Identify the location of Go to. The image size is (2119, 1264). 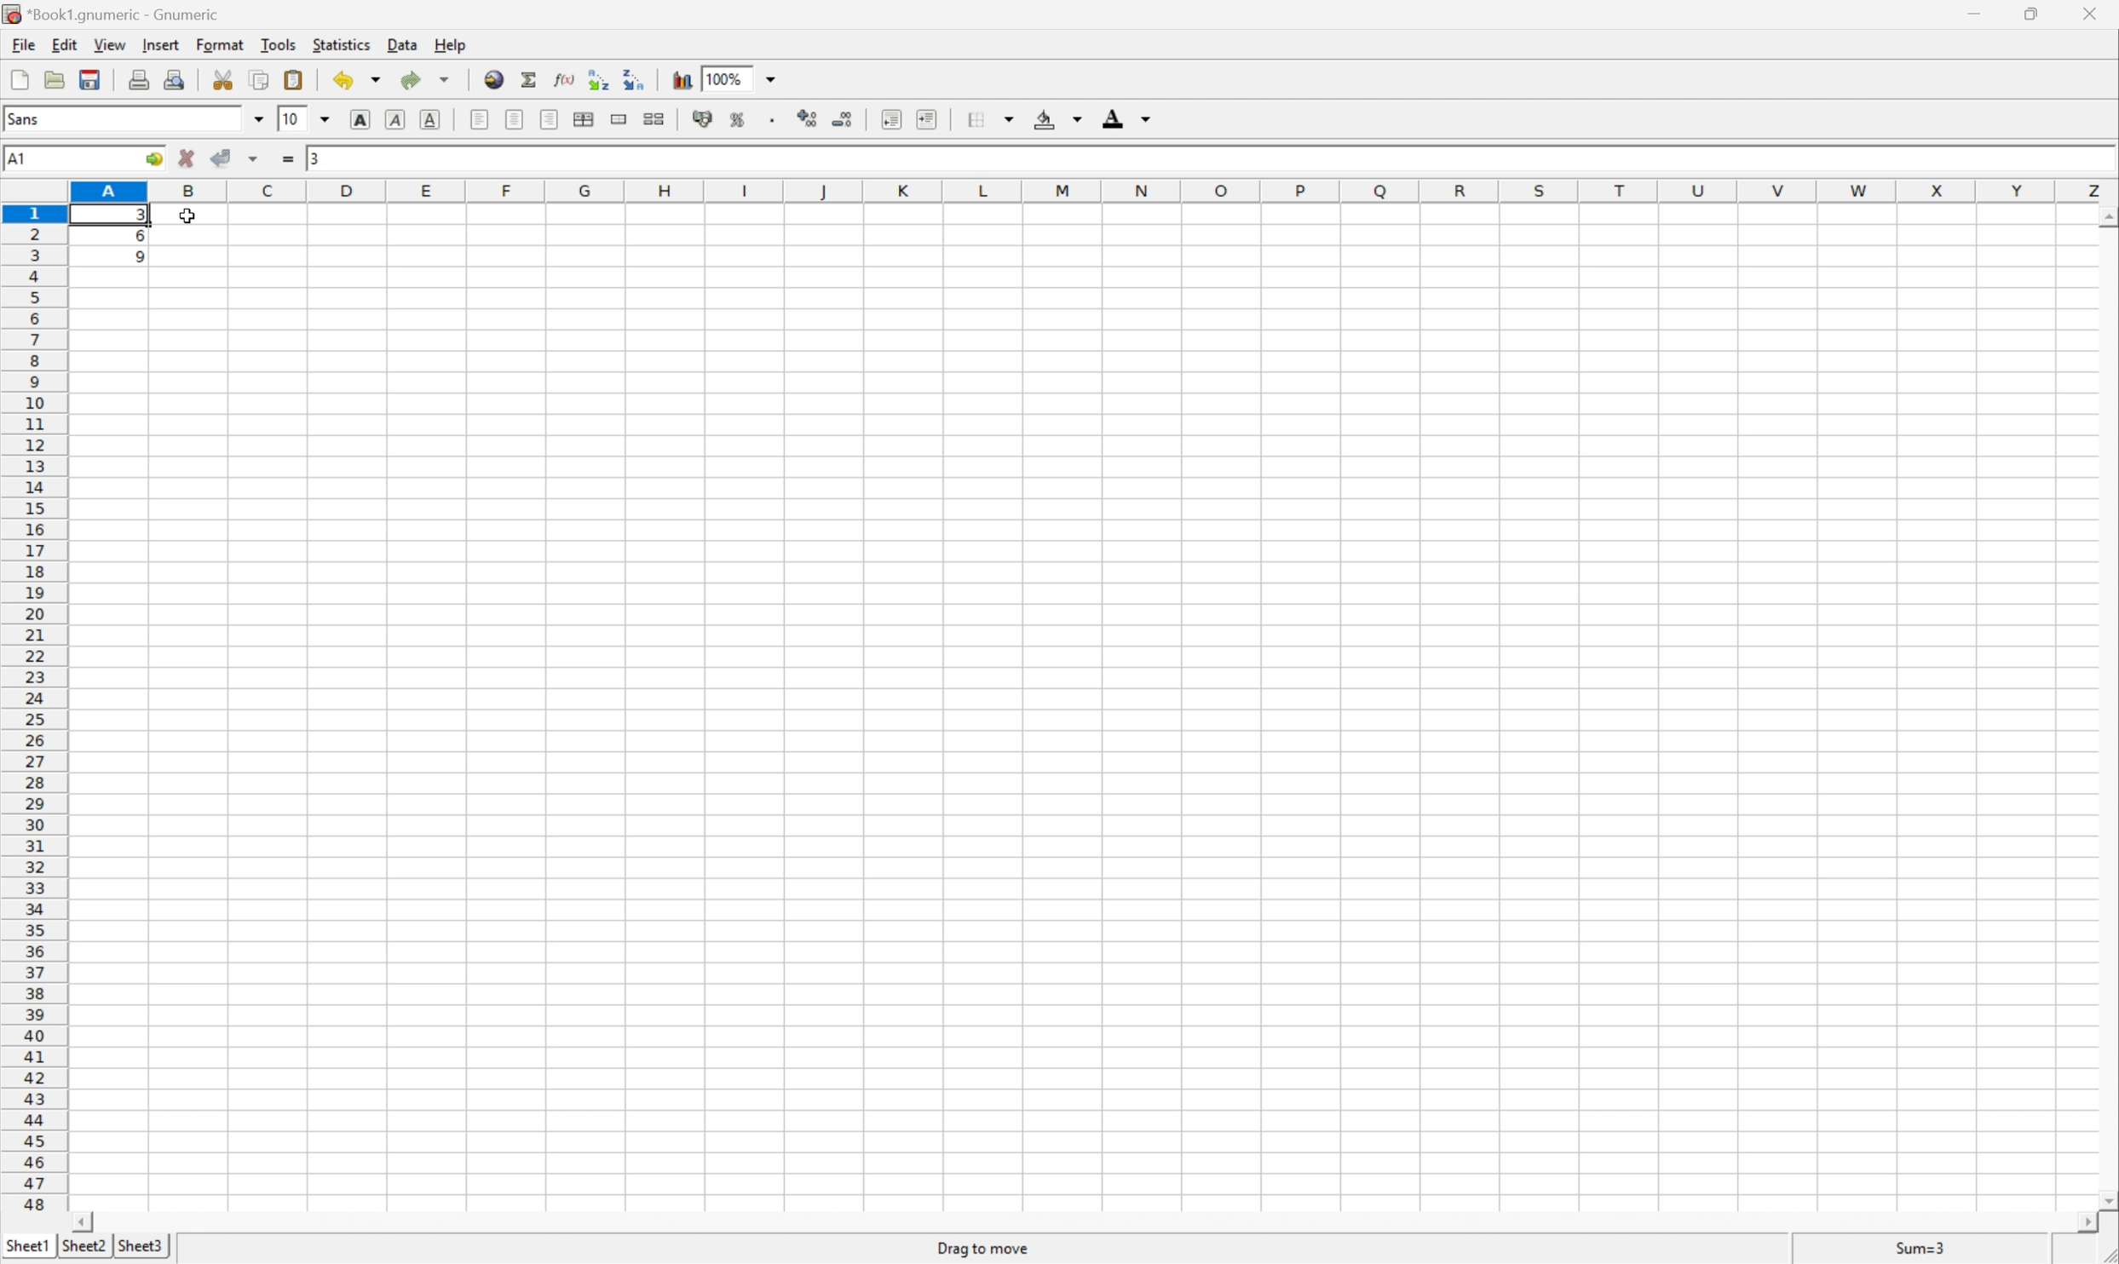
(154, 159).